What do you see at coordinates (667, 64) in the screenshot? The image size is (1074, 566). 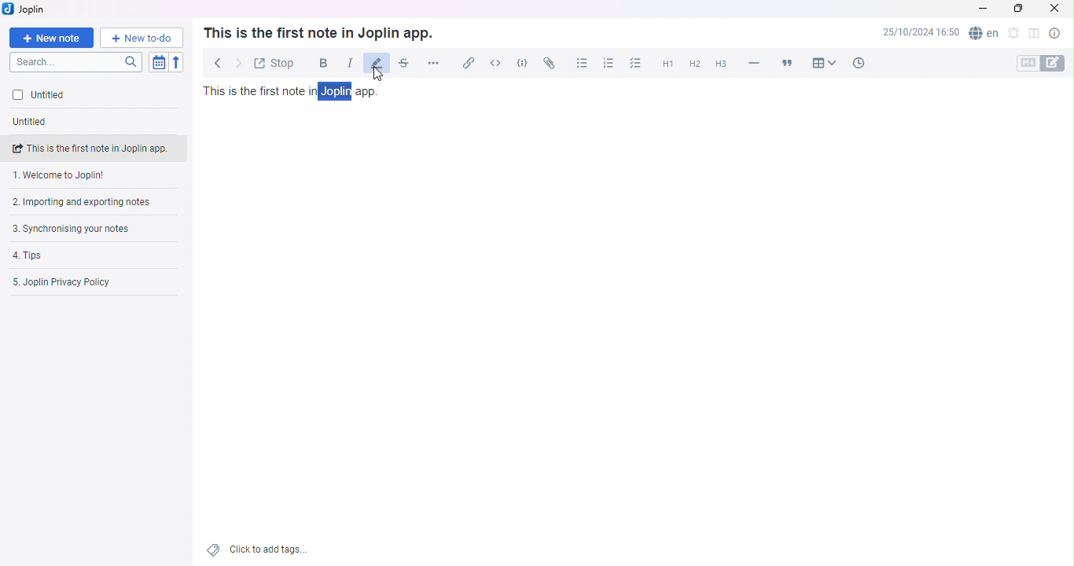 I see `Heading 1` at bounding box center [667, 64].